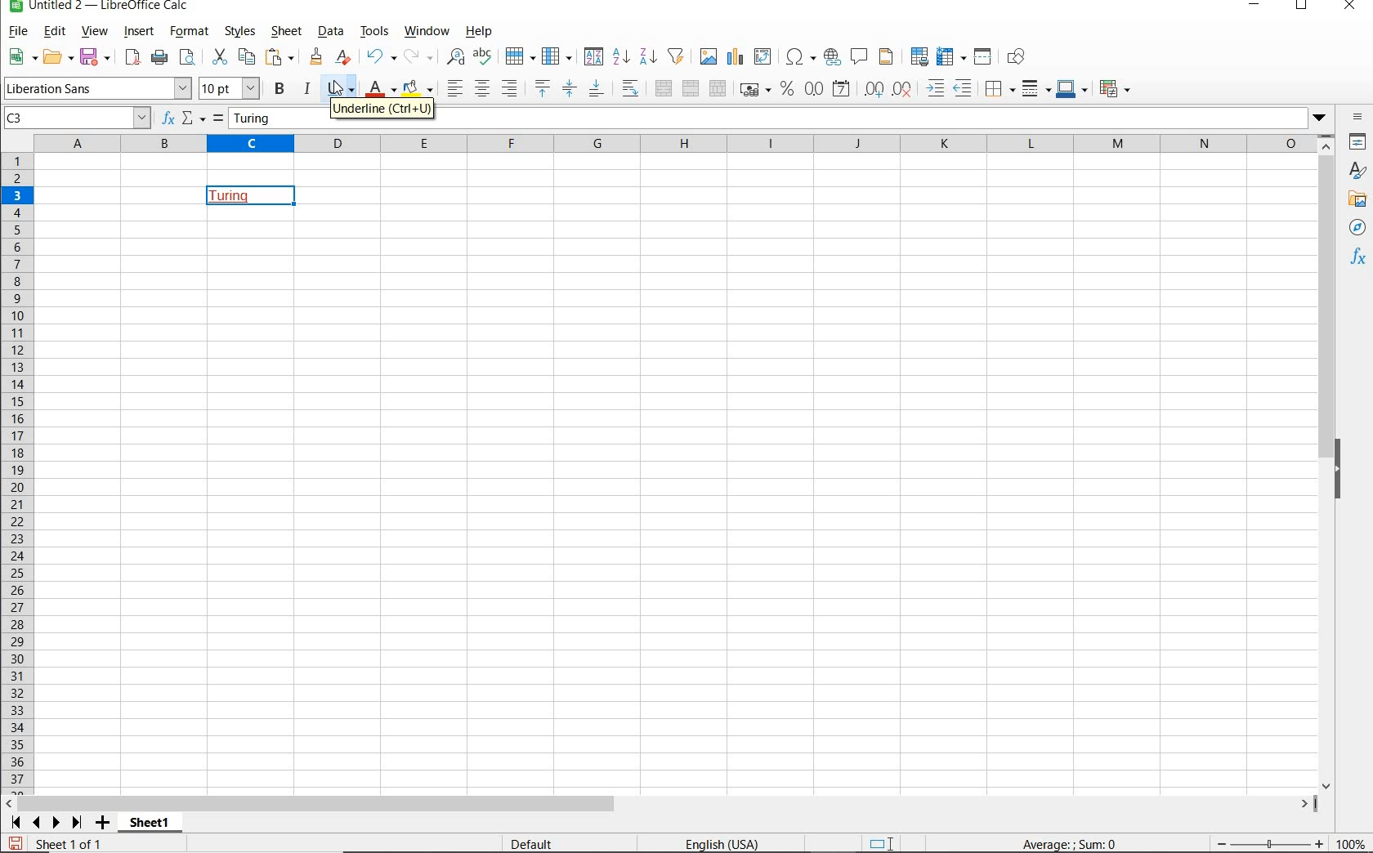 The height and width of the screenshot is (853, 1373). I want to click on FREEZE ROWS AND COLUMNS, so click(950, 59).